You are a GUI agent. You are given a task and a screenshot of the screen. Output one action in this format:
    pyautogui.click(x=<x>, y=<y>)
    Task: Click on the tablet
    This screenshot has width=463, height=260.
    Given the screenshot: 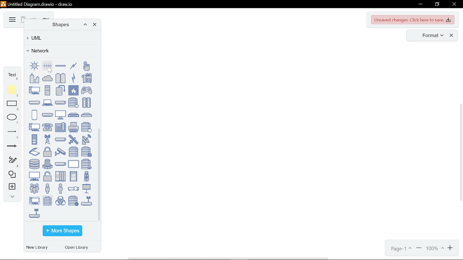 What is the action you would take?
    pyautogui.click(x=73, y=164)
    